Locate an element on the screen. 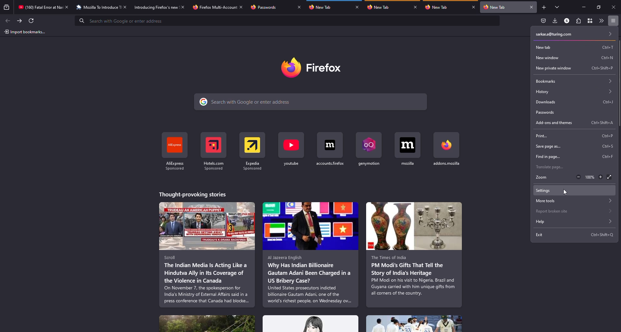 This screenshot has height=332, width=621. search is located at coordinates (311, 102).